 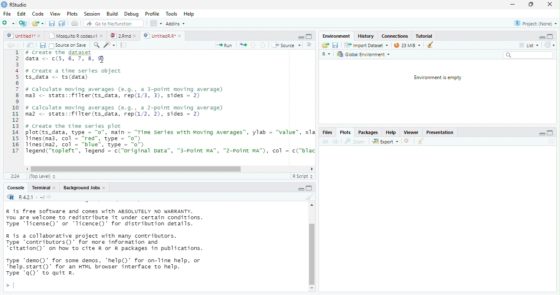 What do you see at coordinates (356, 141) in the screenshot?
I see `zoom` at bounding box center [356, 141].